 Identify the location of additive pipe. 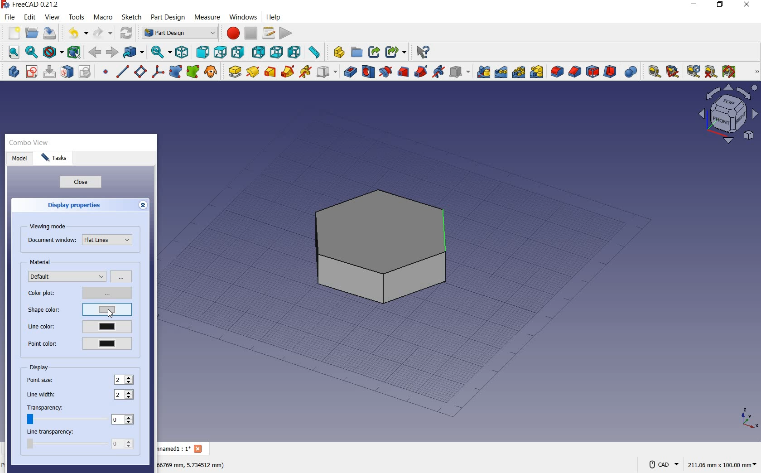
(288, 71).